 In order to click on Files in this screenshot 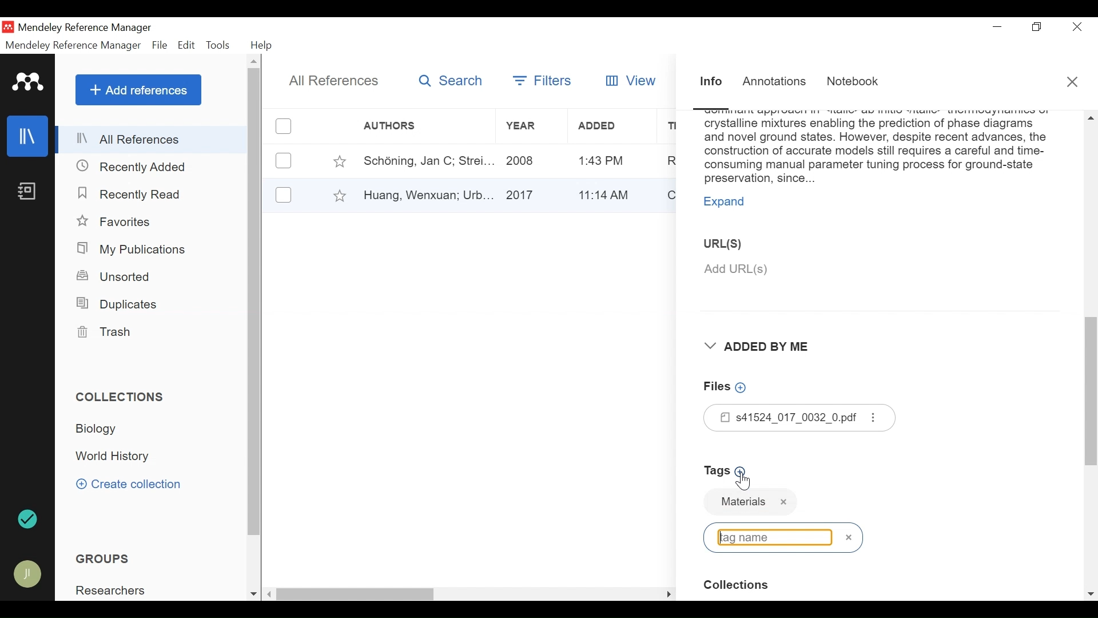, I will do `click(801, 418)`.